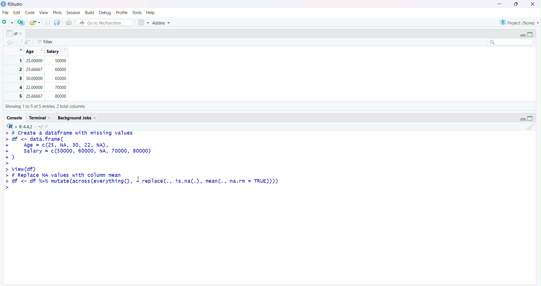  Describe the element at coordinates (15, 4) in the screenshot. I see `RStudio` at that location.